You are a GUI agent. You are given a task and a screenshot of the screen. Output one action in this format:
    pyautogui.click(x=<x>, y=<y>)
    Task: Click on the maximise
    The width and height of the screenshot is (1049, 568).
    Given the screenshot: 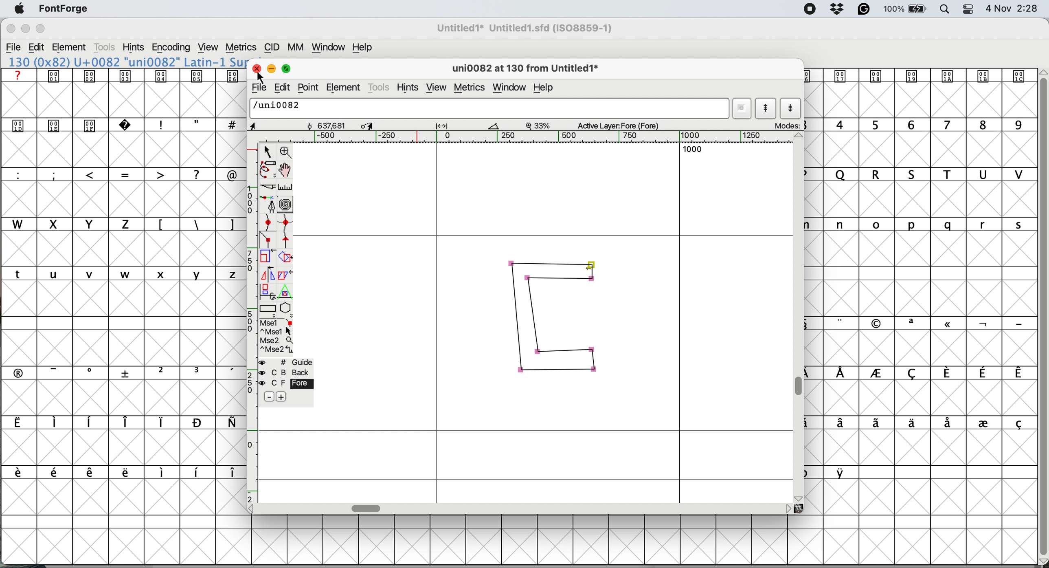 What is the action you would take?
    pyautogui.click(x=288, y=67)
    